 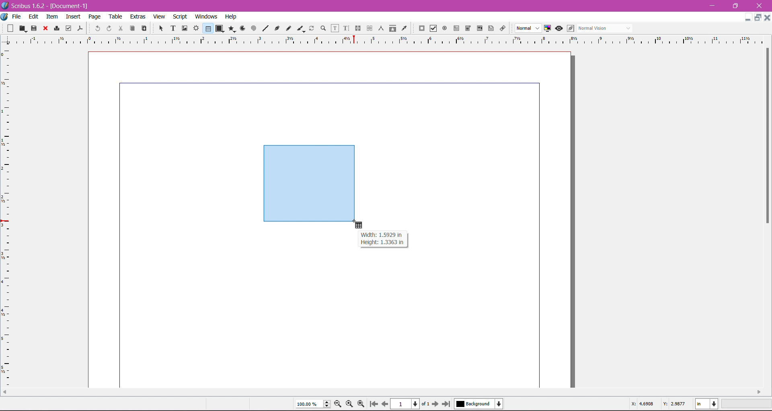 I want to click on Preview Mode, so click(x=558, y=28).